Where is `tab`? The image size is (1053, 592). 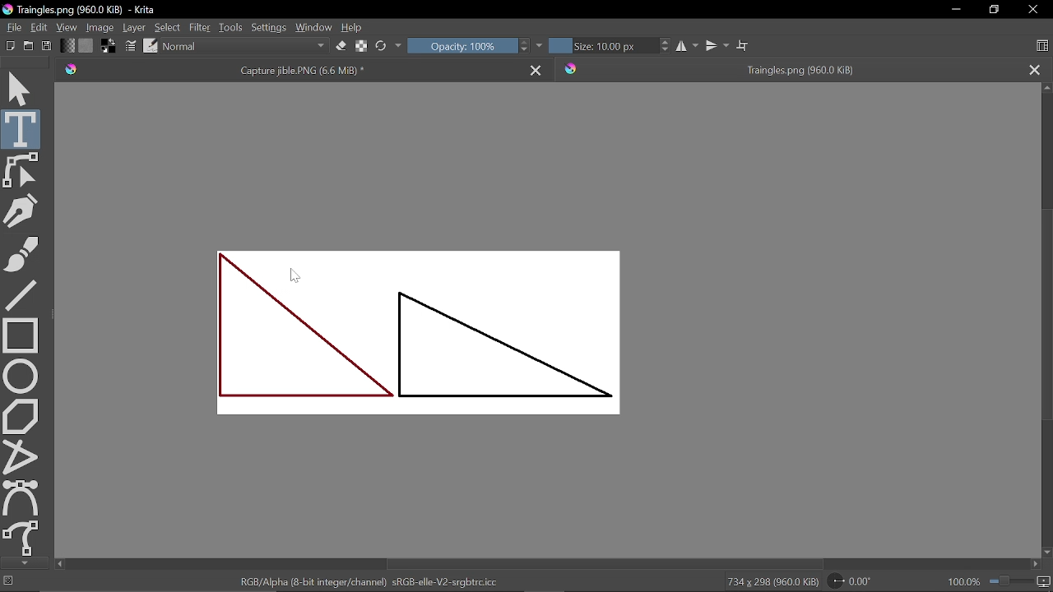 tab is located at coordinates (788, 68).